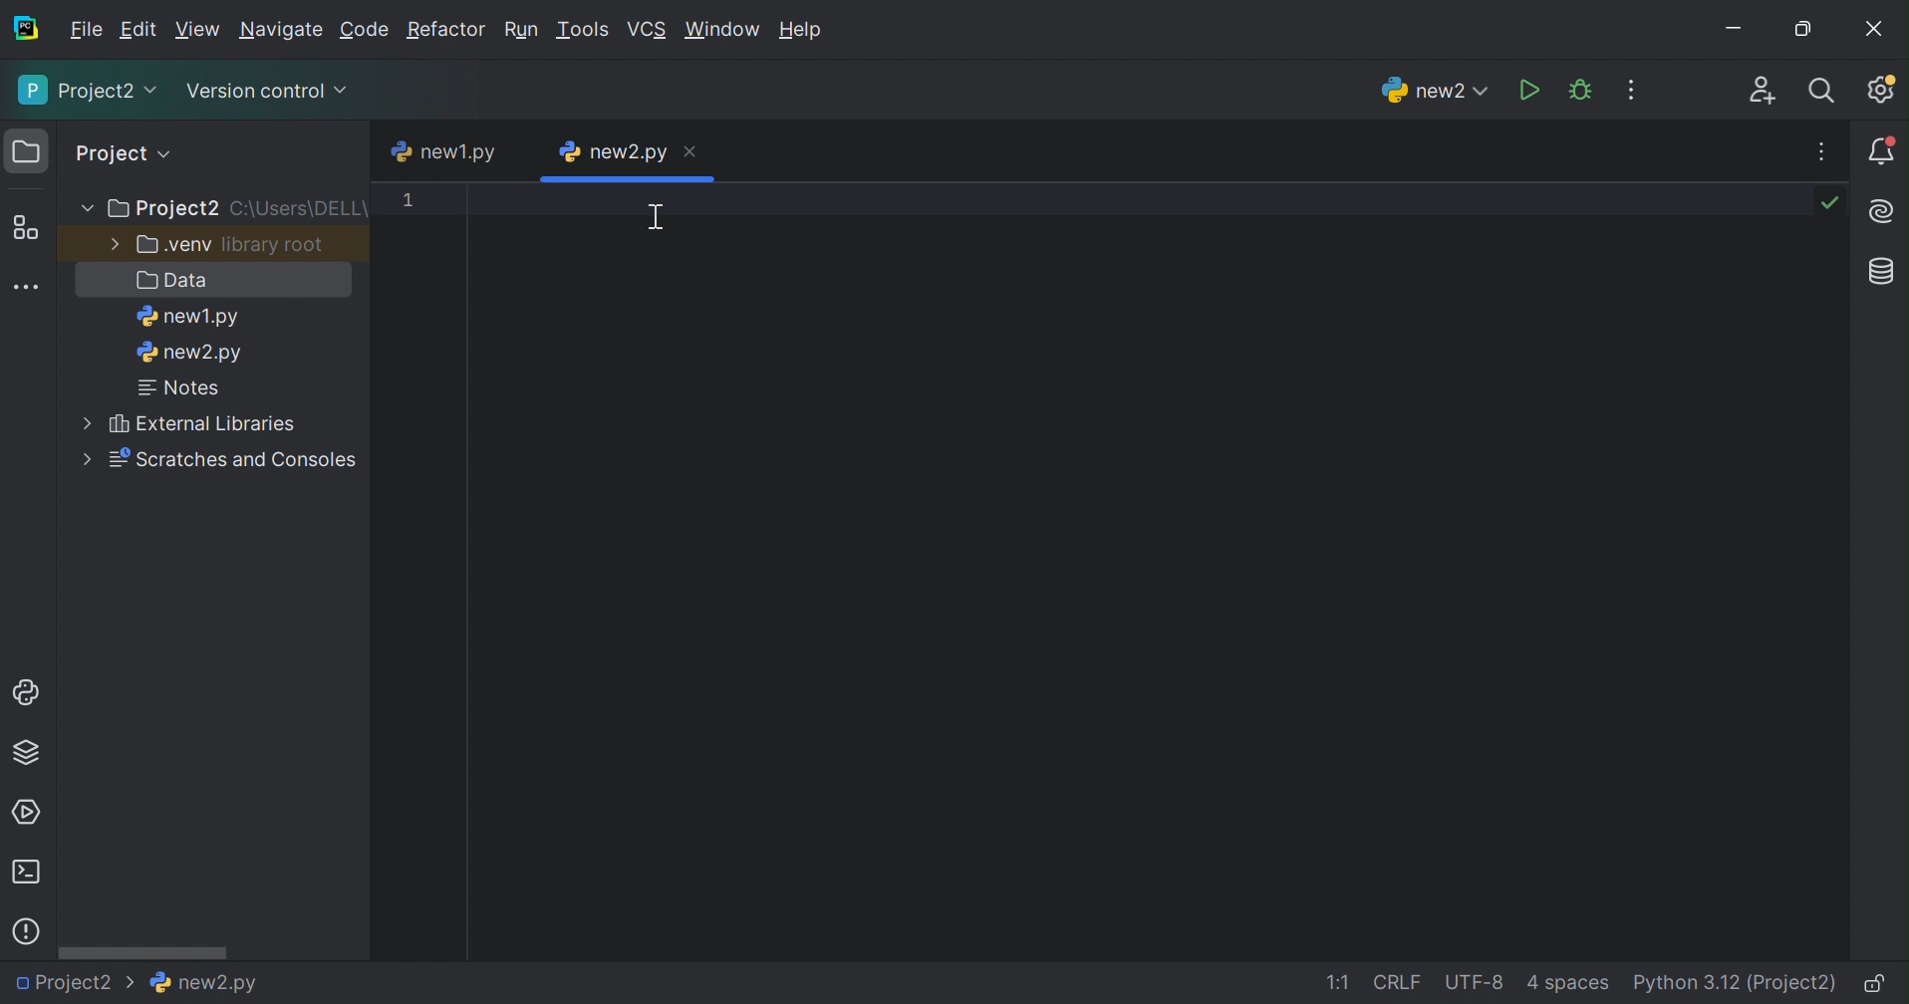 The height and width of the screenshot is (1004, 1909). Describe the element at coordinates (25, 691) in the screenshot. I see `Python Console` at that location.